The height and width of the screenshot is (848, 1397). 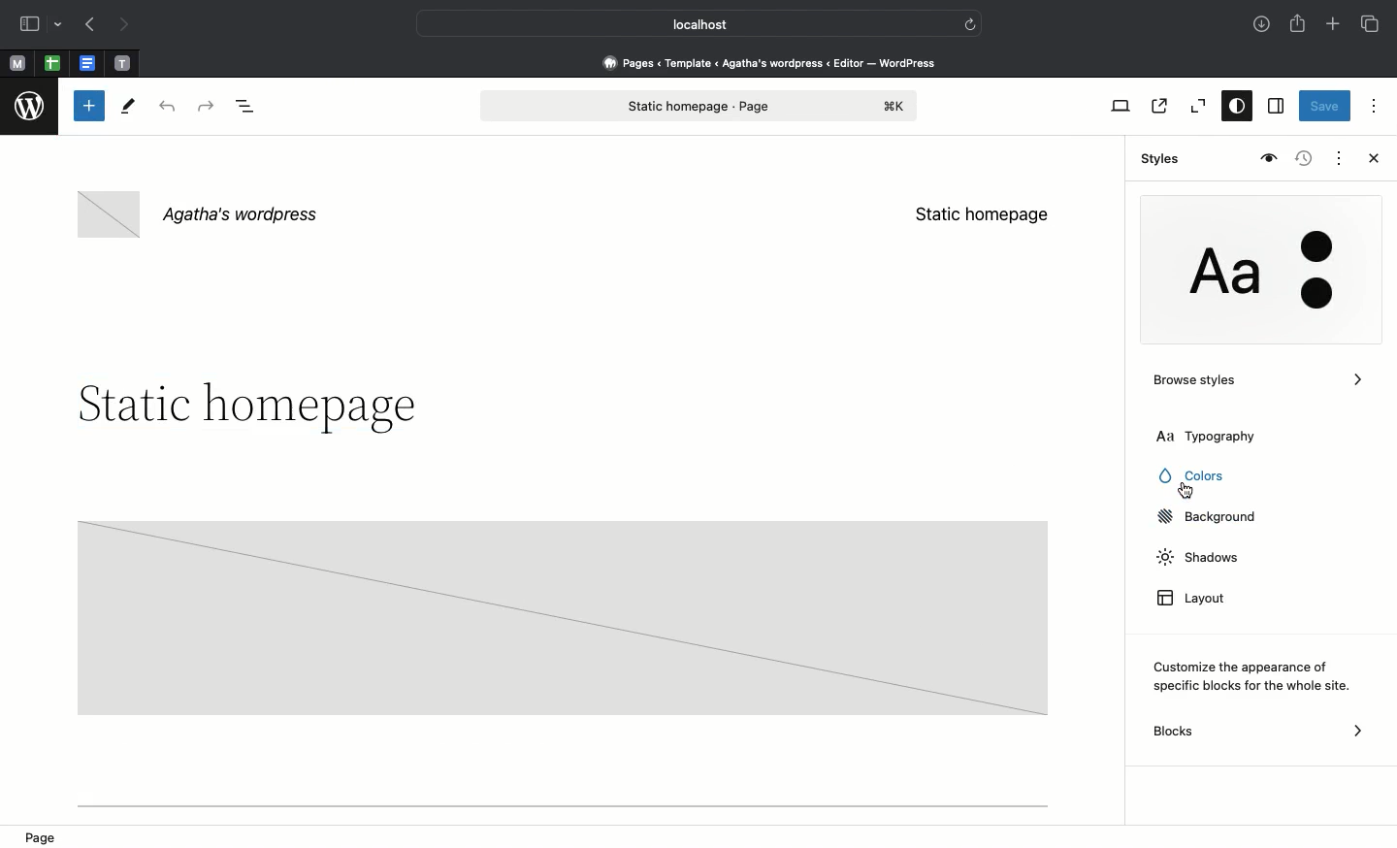 I want to click on Styles, so click(x=1232, y=108).